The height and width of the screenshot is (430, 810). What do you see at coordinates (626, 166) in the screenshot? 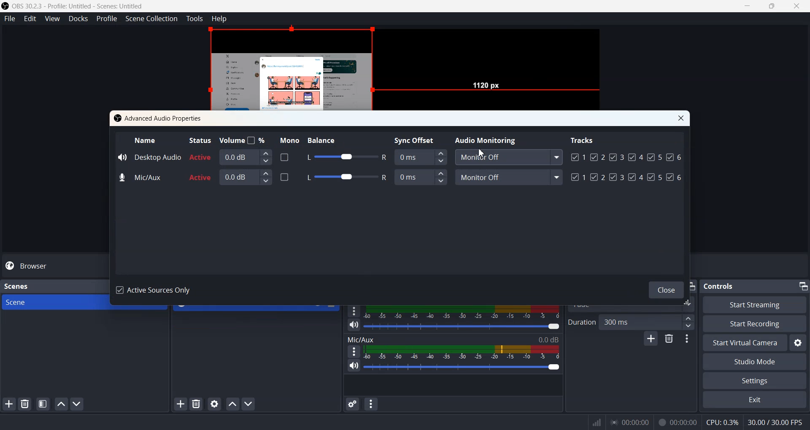
I see `Tracks Enabled` at bounding box center [626, 166].